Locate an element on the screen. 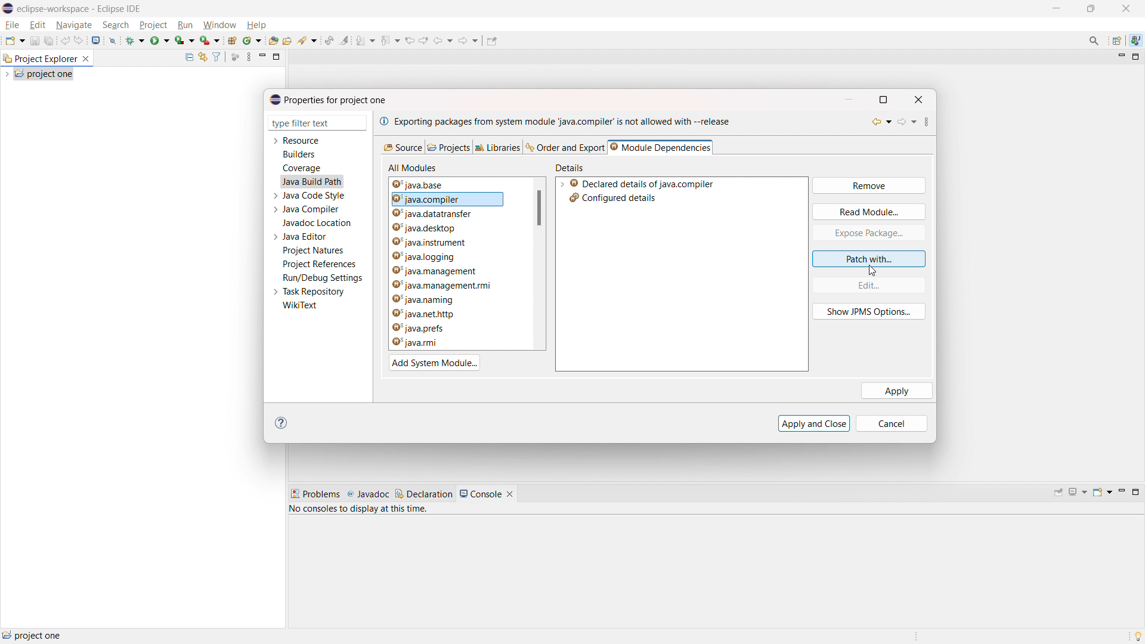 This screenshot has width=1145, height=644. skip all breakpoint is located at coordinates (113, 39).